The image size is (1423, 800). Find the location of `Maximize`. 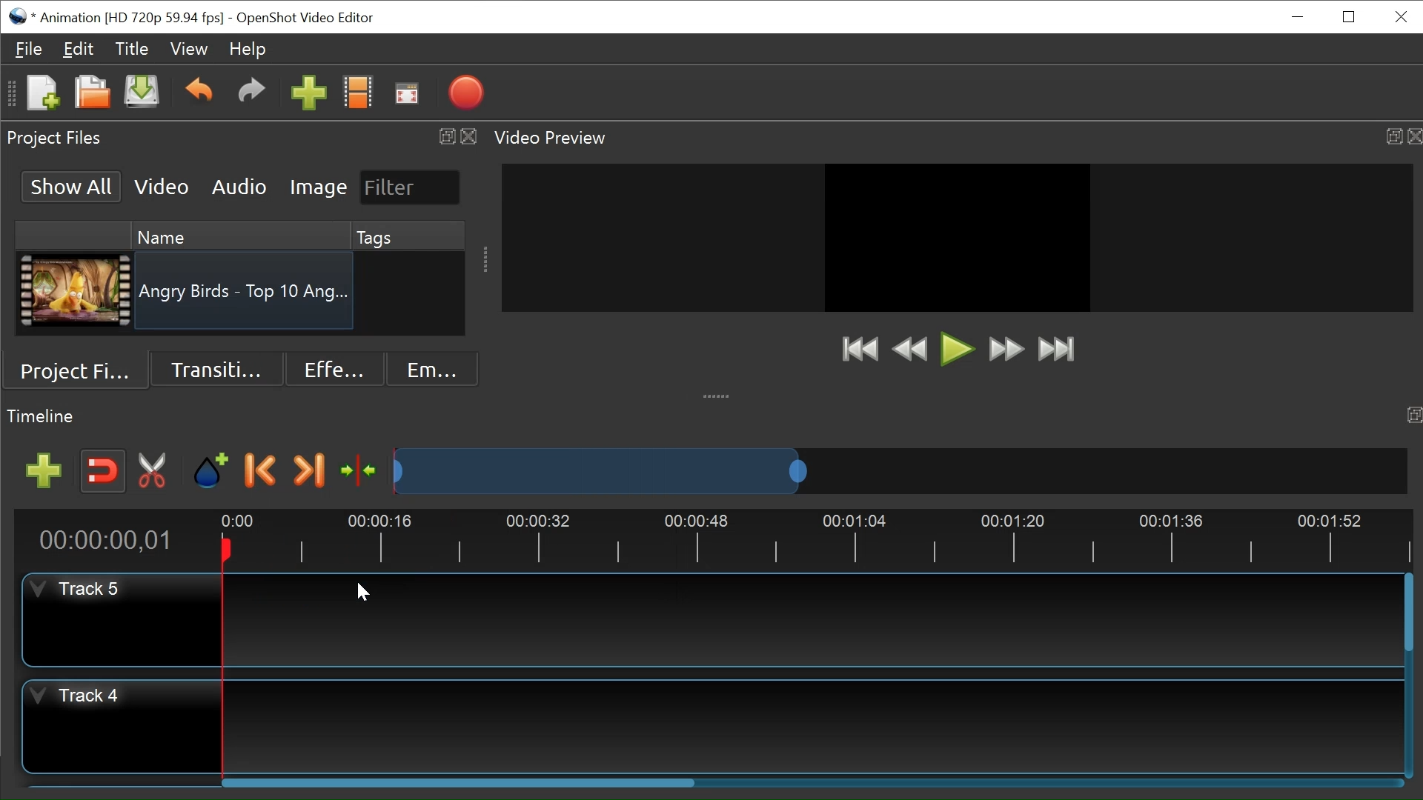

Maximize is located at coordinates (443, 136).